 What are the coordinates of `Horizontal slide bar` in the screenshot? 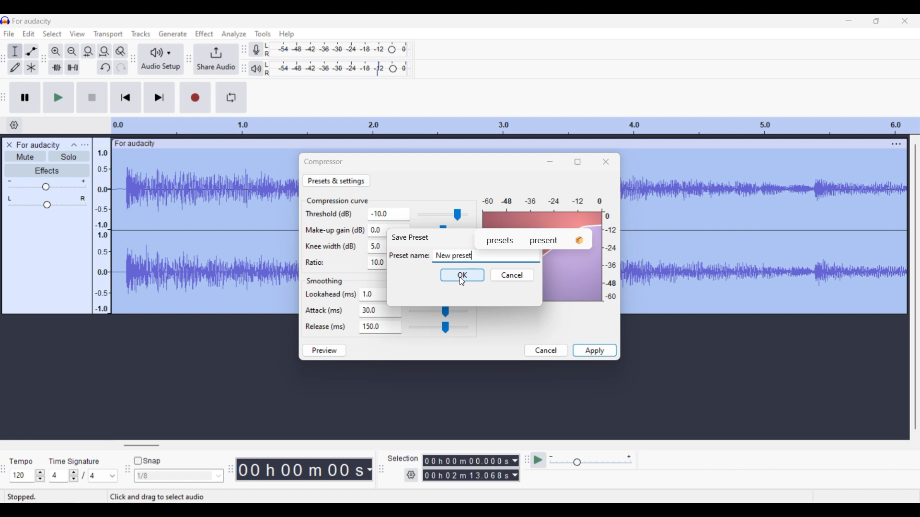 It's located at (142, 445).